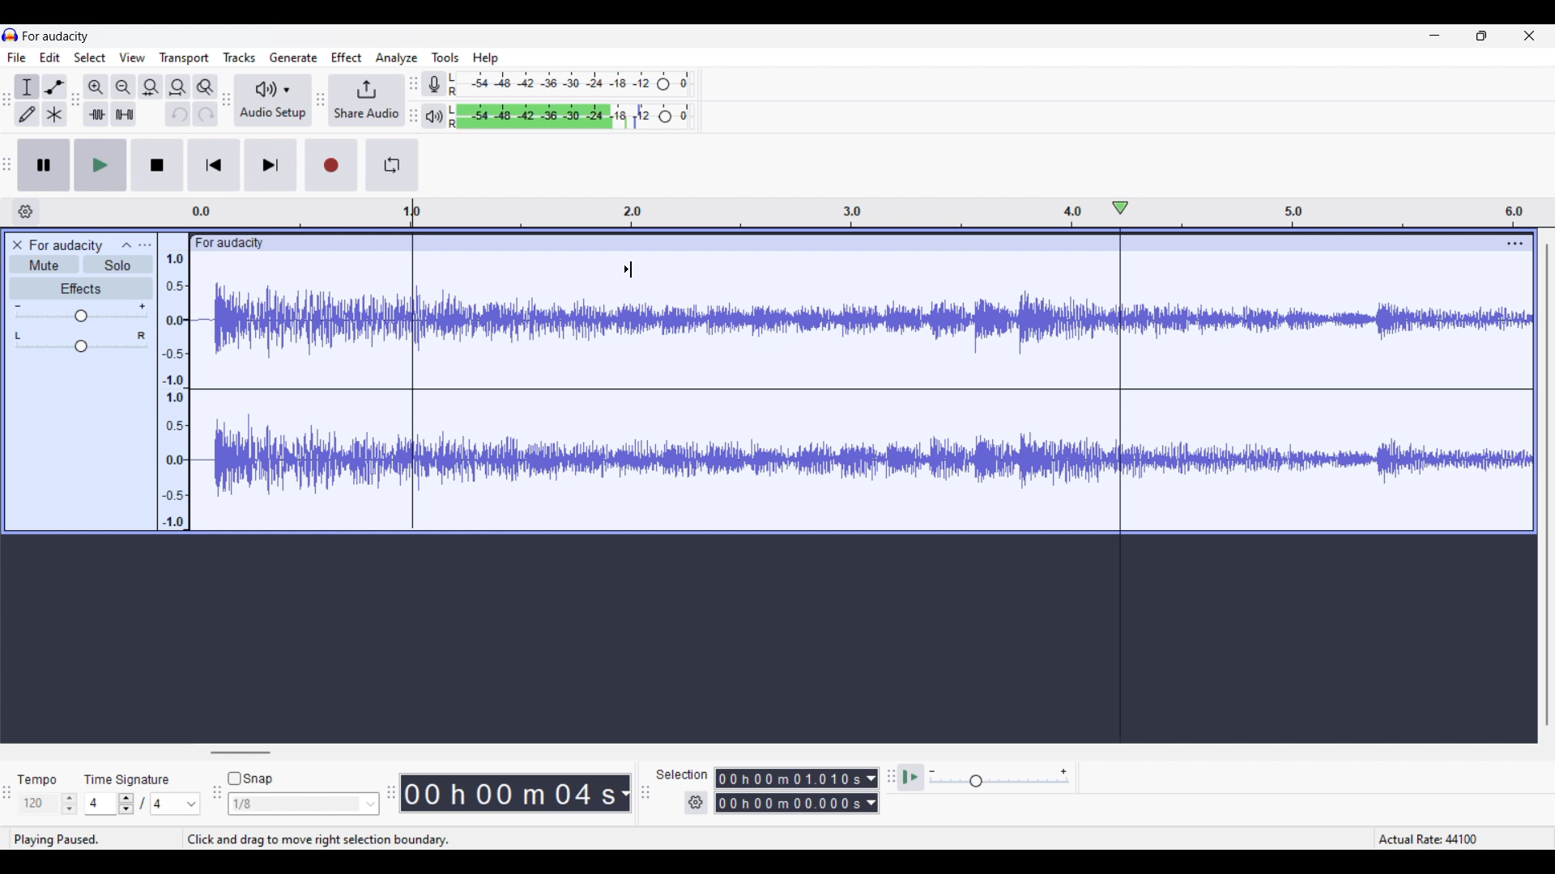  Describe the element at coordinates (53, 114) in the screenshot. I see `Multi-tool` at that location.